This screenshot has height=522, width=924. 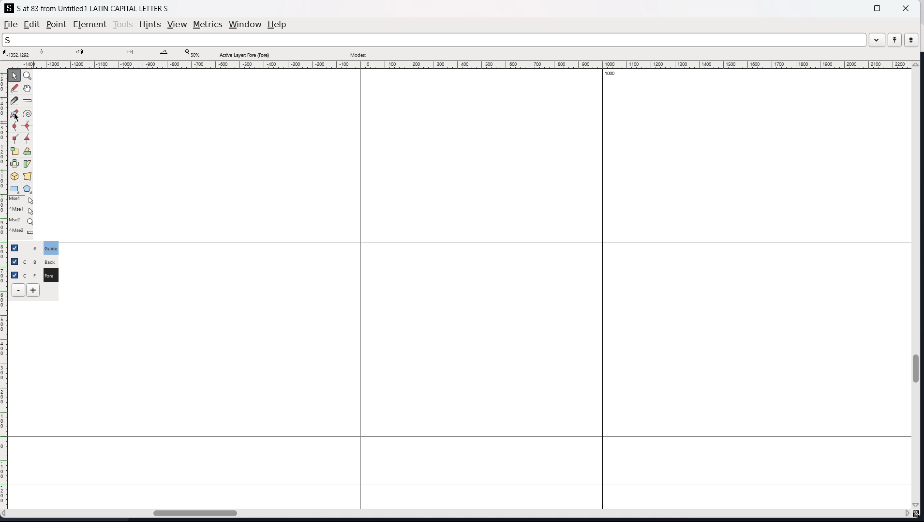 What do you see at coordinates (32, 24) in the screenshot?
I see `edit` at bounding box center [32, 24].